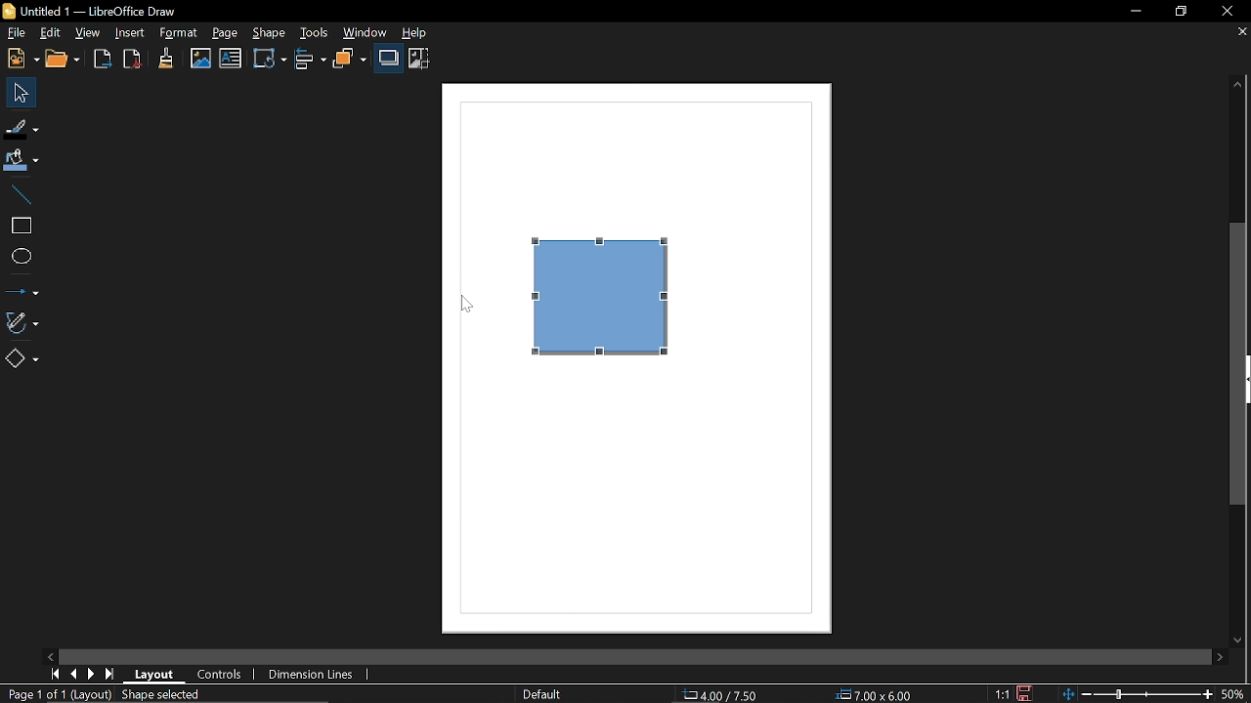  I want to click on Size, so click(875, 694).